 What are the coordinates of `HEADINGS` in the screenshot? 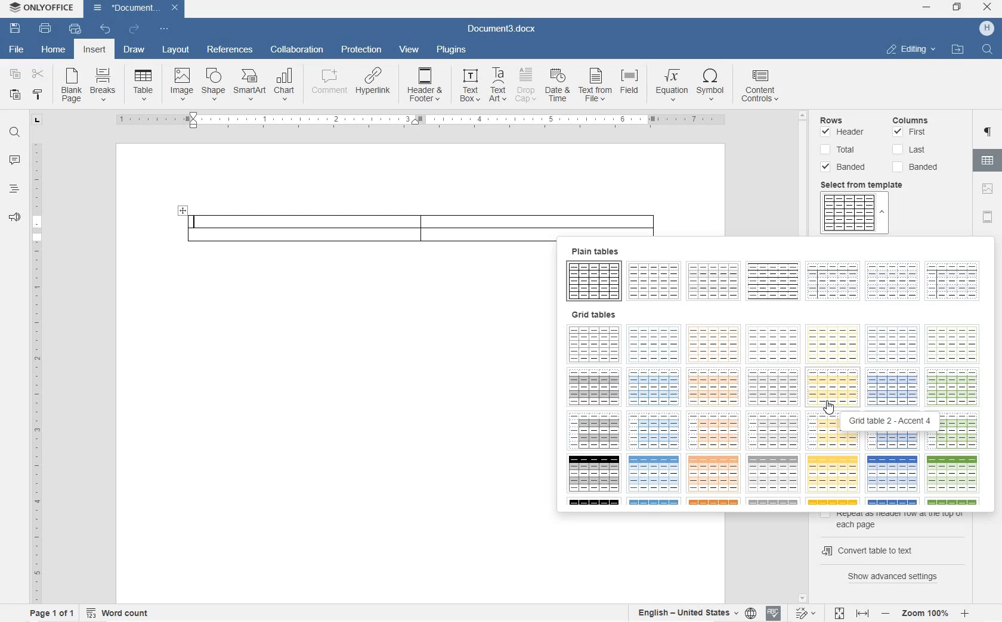 It's located at (13, 191).